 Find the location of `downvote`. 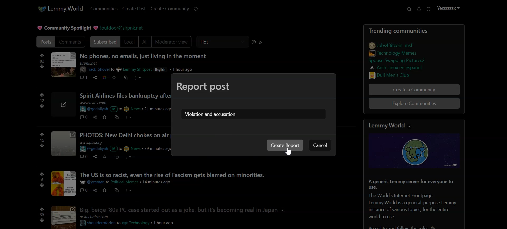

downvote is located at coordinates (43, 145).